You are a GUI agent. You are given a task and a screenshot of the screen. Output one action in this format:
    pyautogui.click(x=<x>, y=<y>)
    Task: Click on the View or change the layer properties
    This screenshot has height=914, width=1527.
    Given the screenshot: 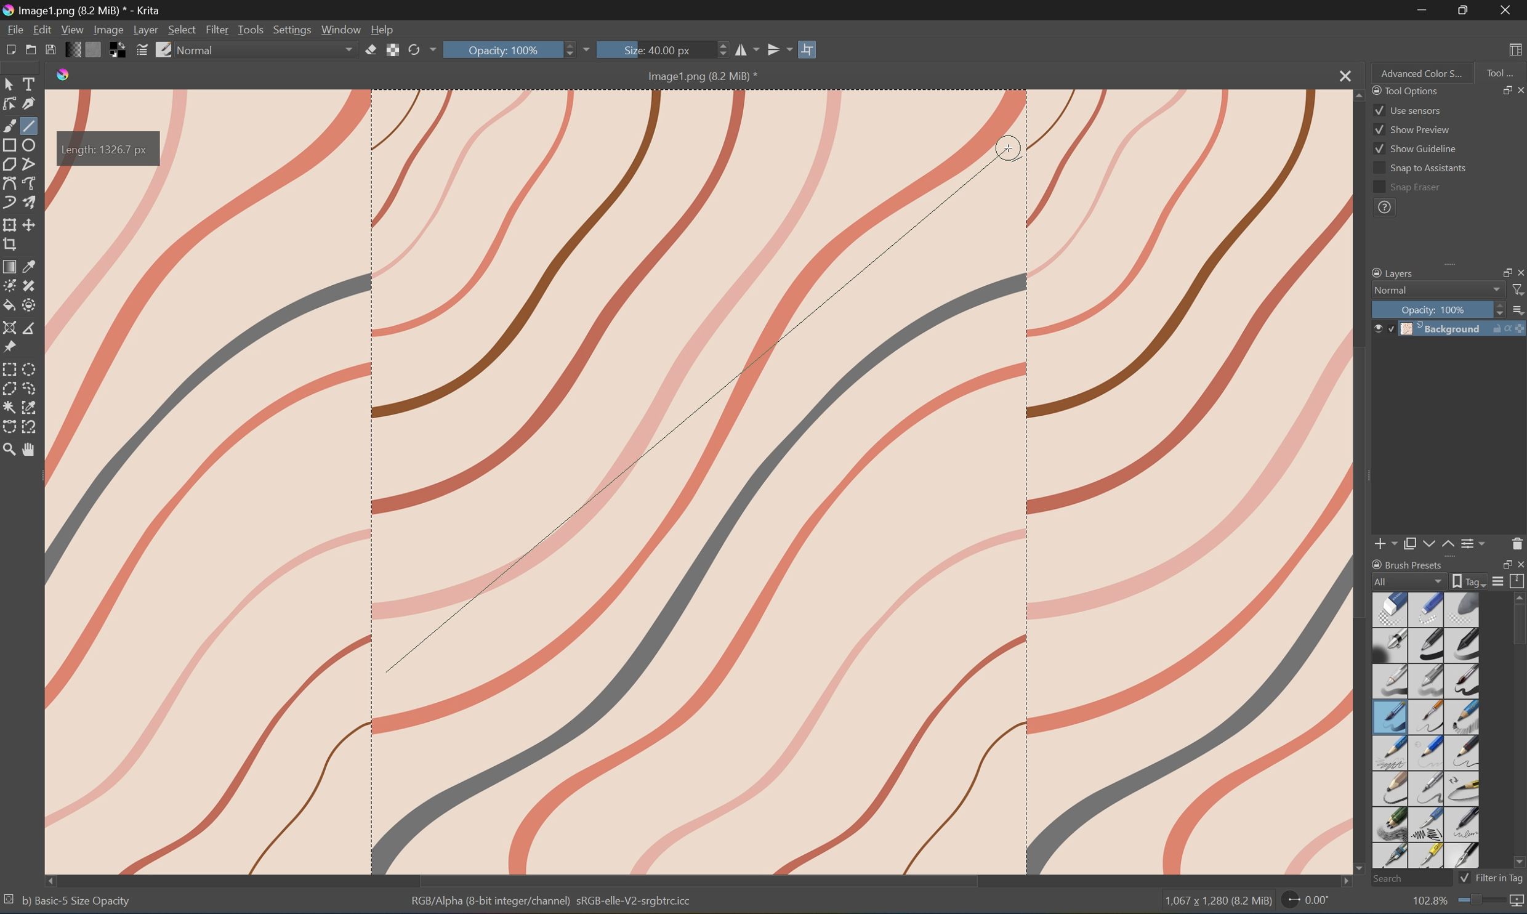 What is the action you would take?
    pyautogui.click(x=1475, y=541)
    